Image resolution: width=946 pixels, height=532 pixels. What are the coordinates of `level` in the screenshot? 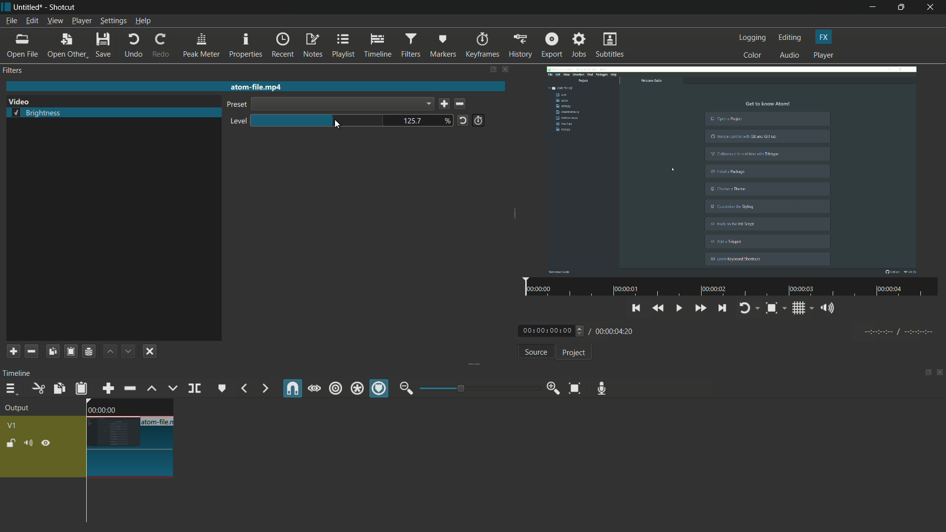 It's located at (236, 122).